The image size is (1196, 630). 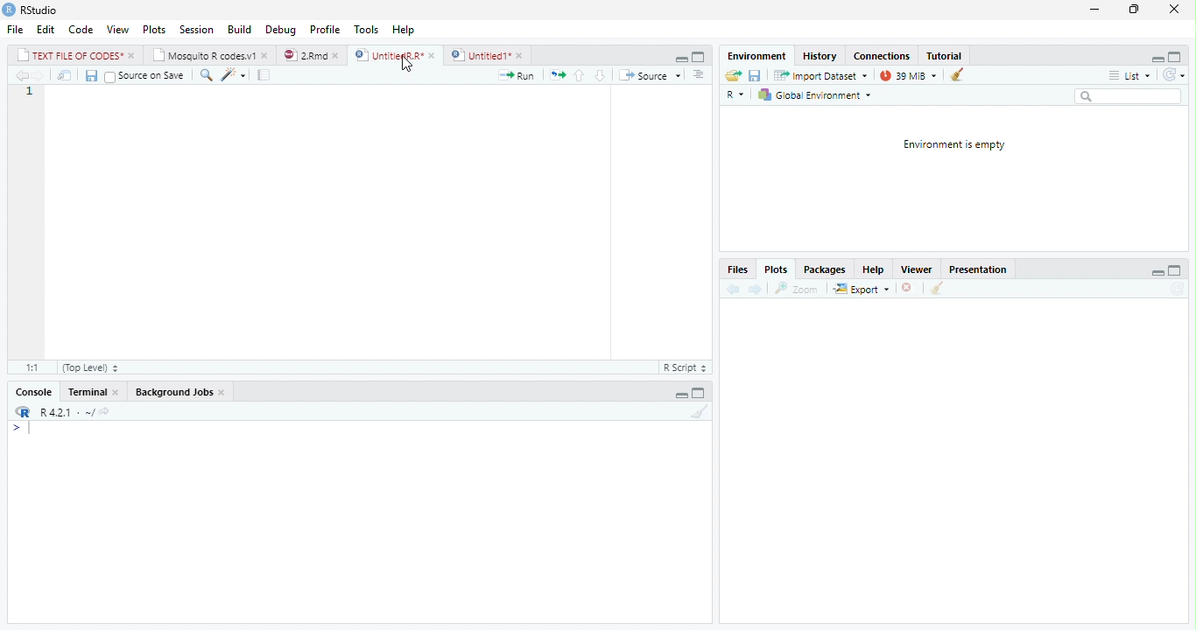 What do you see at coordinates (696, 412) in the screenshot?
I see `Clean` at bounding box center [696, 412].